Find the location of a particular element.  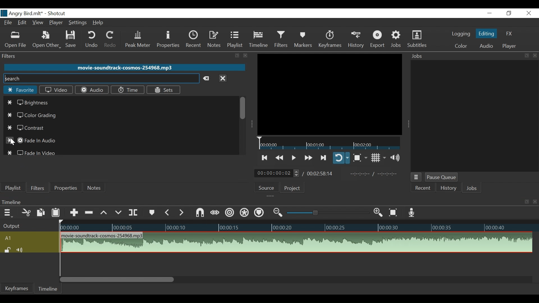

Video is located at coordinates (56, 90).